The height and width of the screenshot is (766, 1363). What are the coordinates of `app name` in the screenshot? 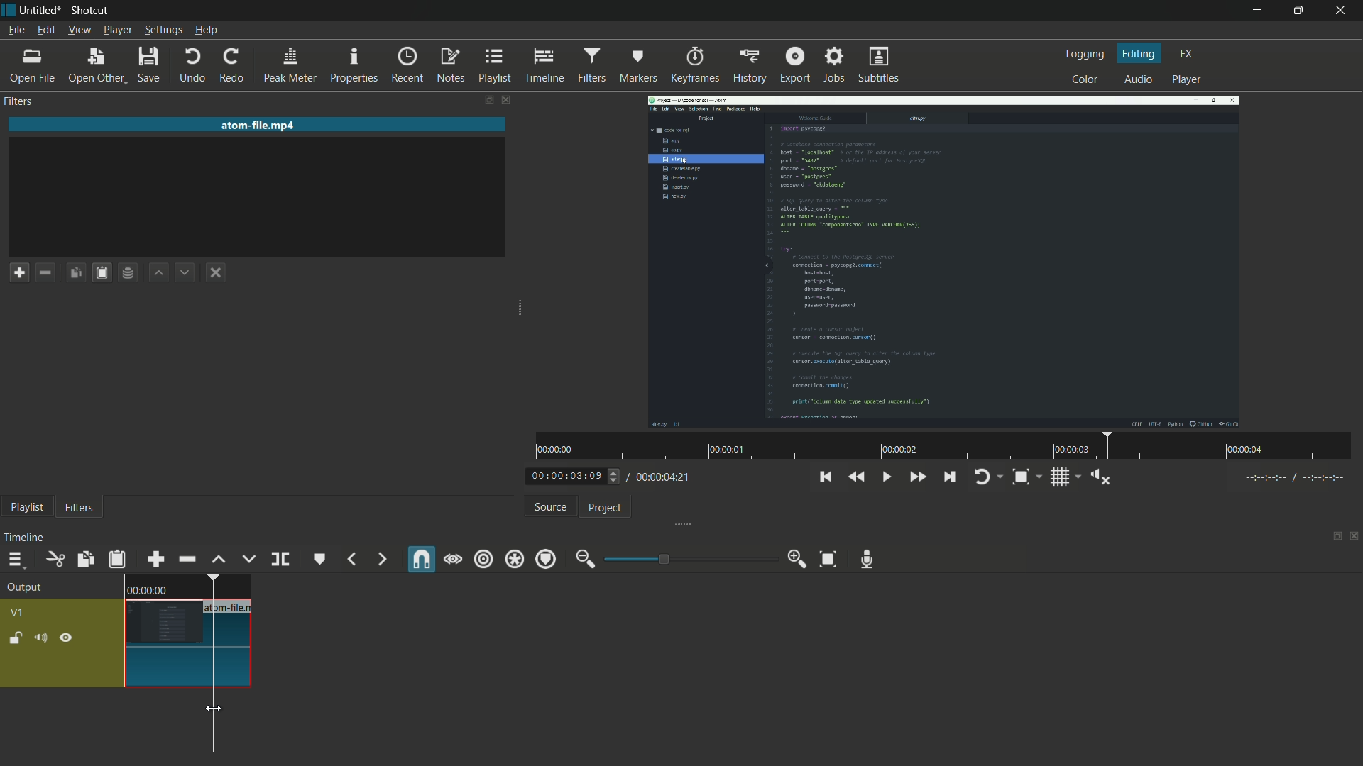 It's located at (90, 11).